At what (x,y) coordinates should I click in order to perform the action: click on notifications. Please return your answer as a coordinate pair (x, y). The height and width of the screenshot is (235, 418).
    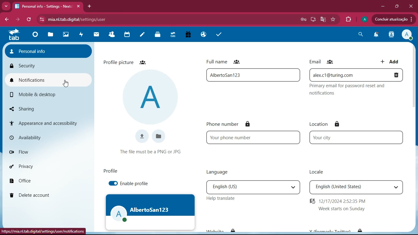
    Looking at the image, I should click on (45, 80).